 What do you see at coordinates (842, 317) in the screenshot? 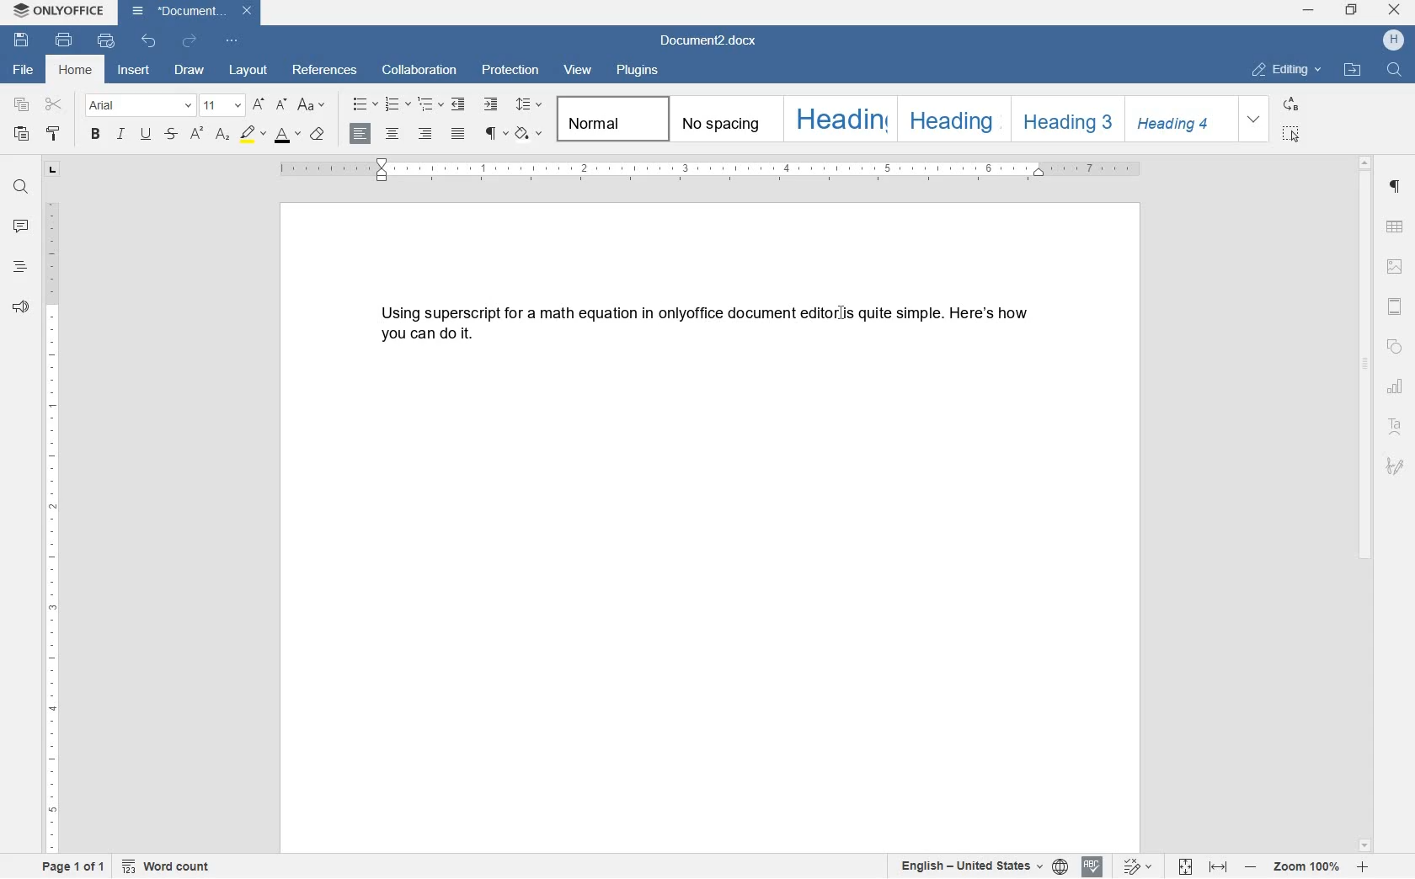
I see `cursor` at bounding box center [842, 317].